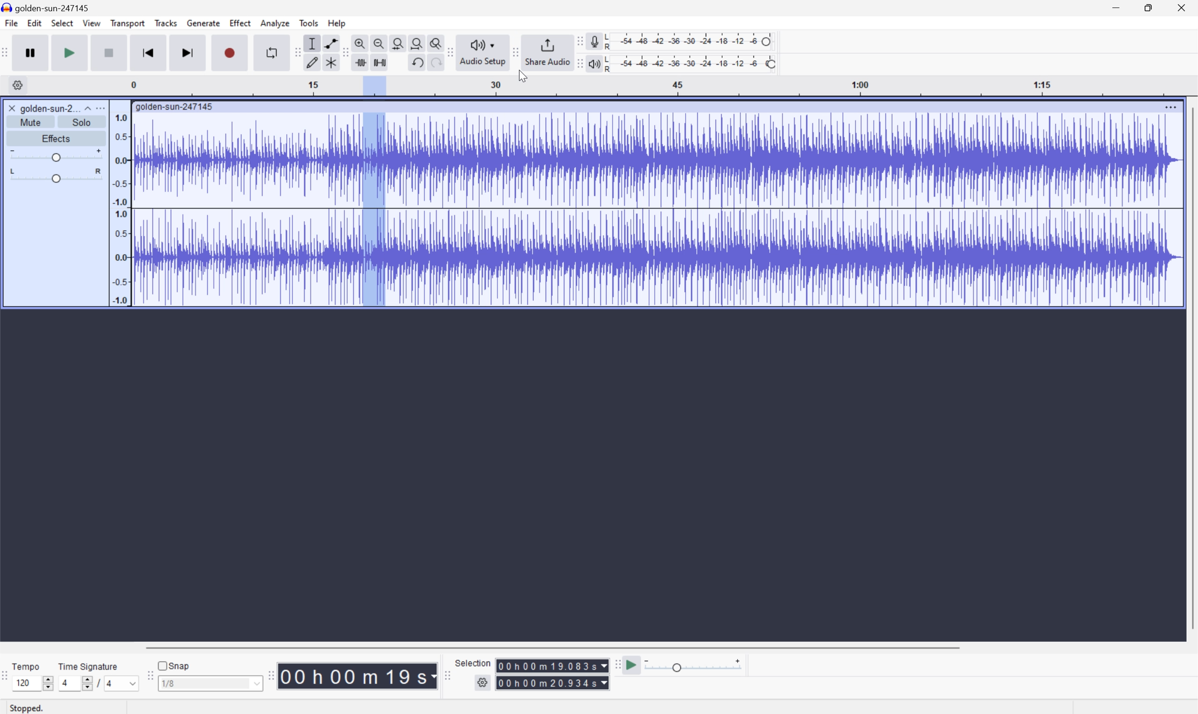 This screenshot has height=714, width=1198. Describe the element at coordinates (419, 43) in the screenshot. I see `Fit project to width` at that location.